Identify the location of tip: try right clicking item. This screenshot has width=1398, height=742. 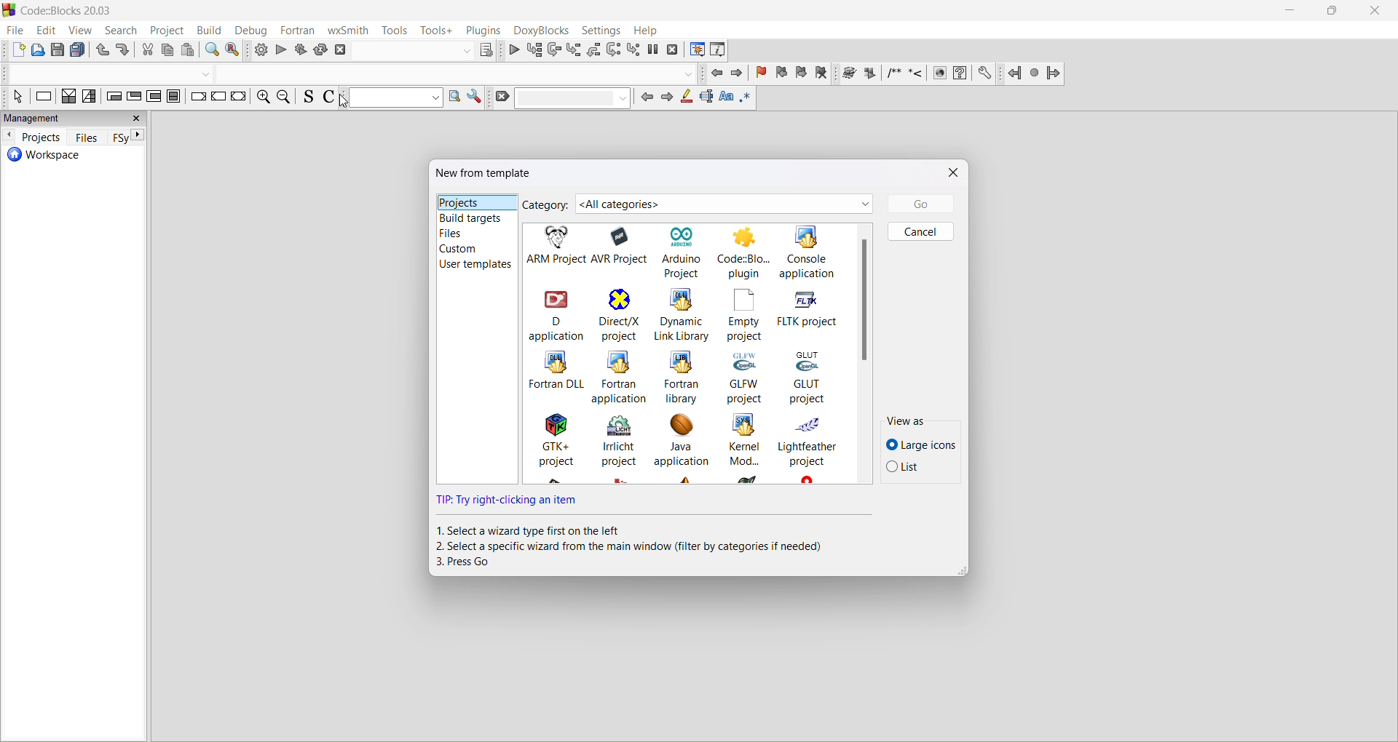
(510, 502).